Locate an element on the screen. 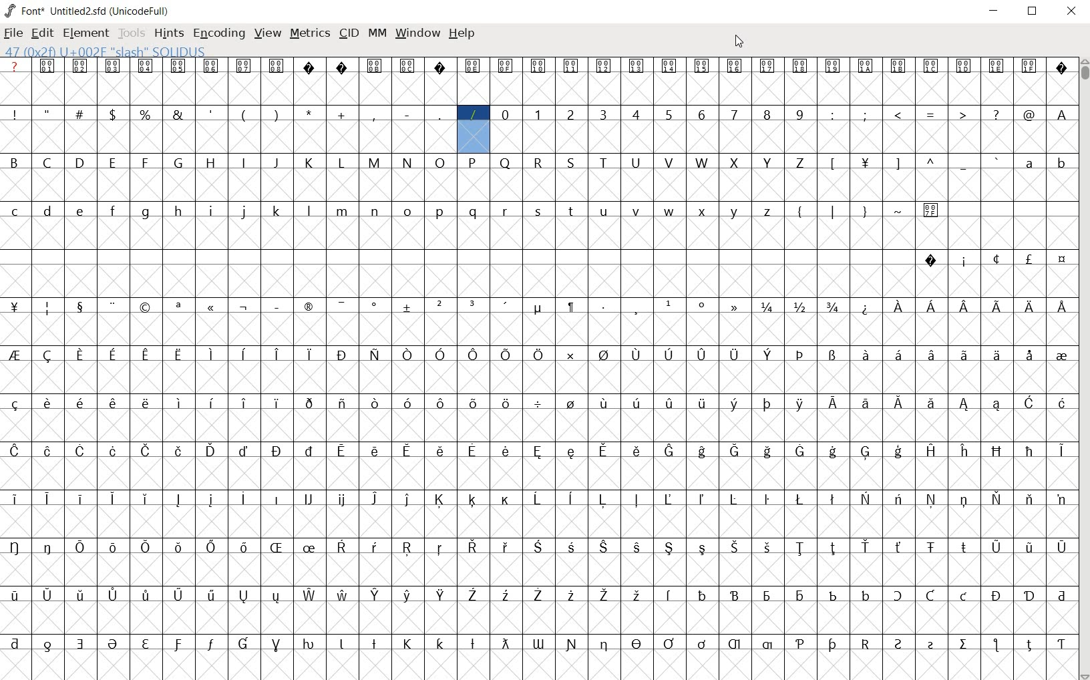 The height and width of the screenshot is (680, 1090). glyph is located at coordinates (603, 307).